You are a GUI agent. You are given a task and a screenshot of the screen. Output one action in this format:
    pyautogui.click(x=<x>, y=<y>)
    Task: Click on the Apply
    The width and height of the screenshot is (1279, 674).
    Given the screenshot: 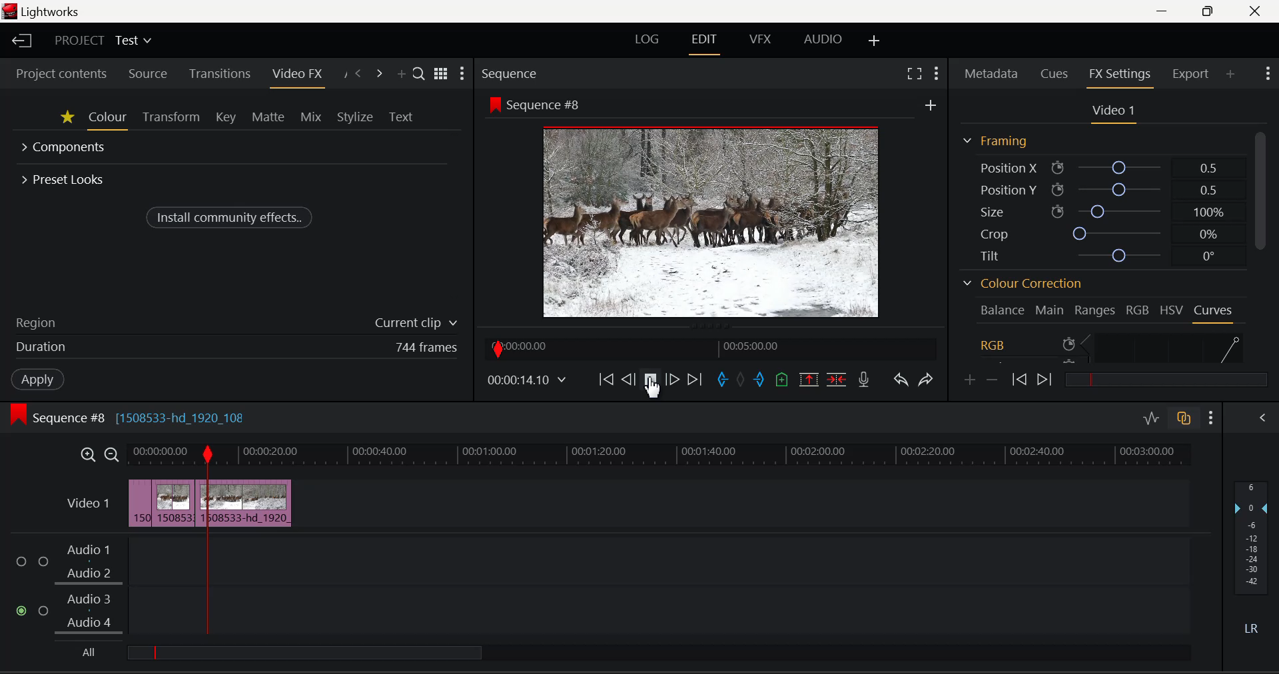 What is the action you would take?
    pyautogui.click(x=37, y=380)
    